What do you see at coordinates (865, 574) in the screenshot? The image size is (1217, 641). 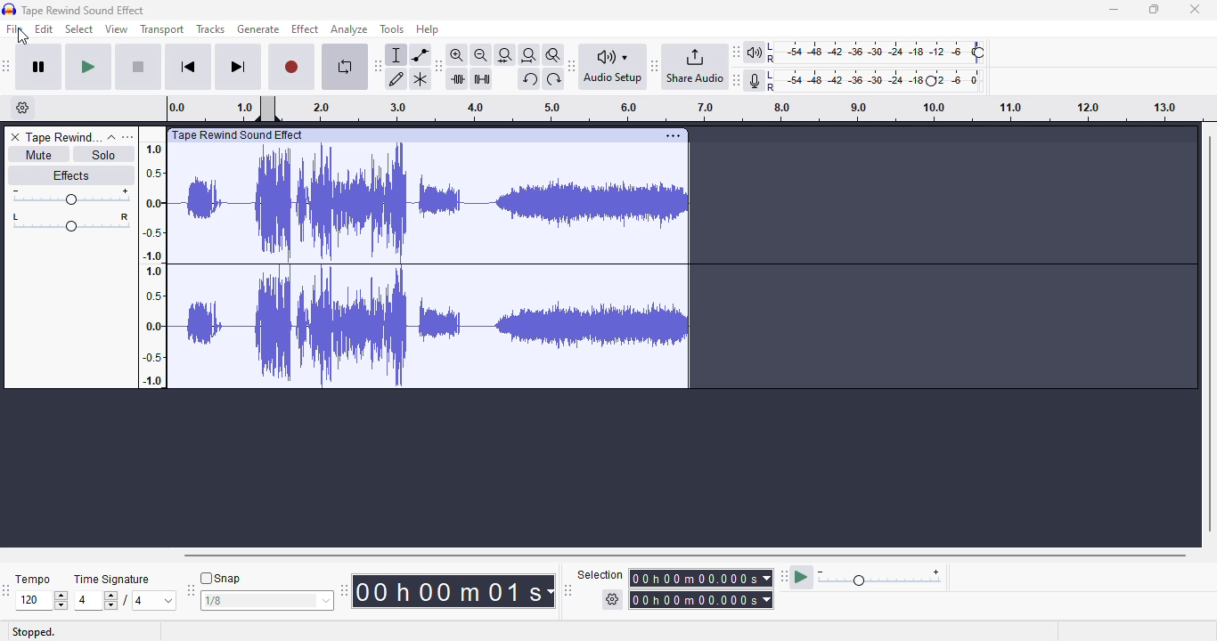 I see `audacity play-at-speed toolbar` at bounding box center [865, 574].